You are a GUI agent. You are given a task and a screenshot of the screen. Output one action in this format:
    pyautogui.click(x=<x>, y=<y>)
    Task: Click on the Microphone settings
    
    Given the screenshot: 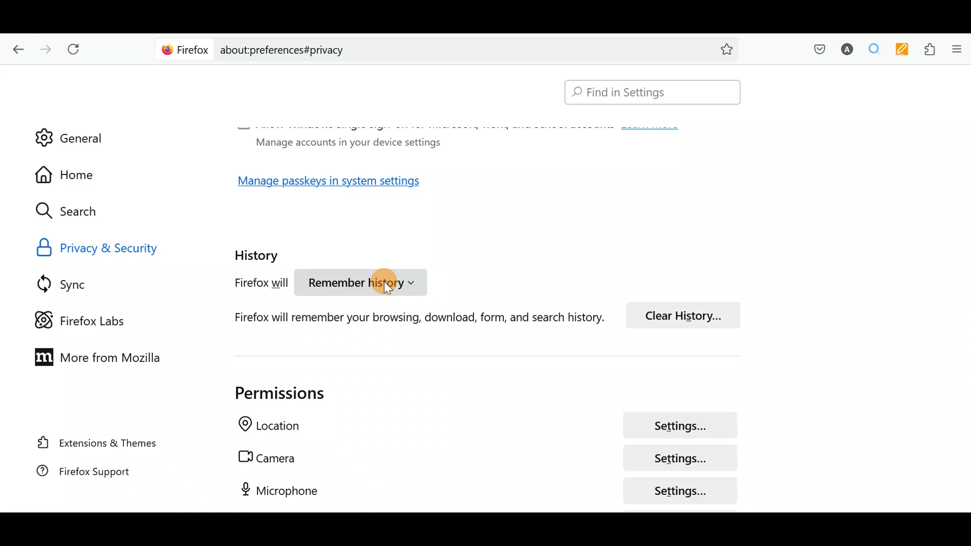 What is the action you would take?
    pyautogui.click(x=475, y=490)
    